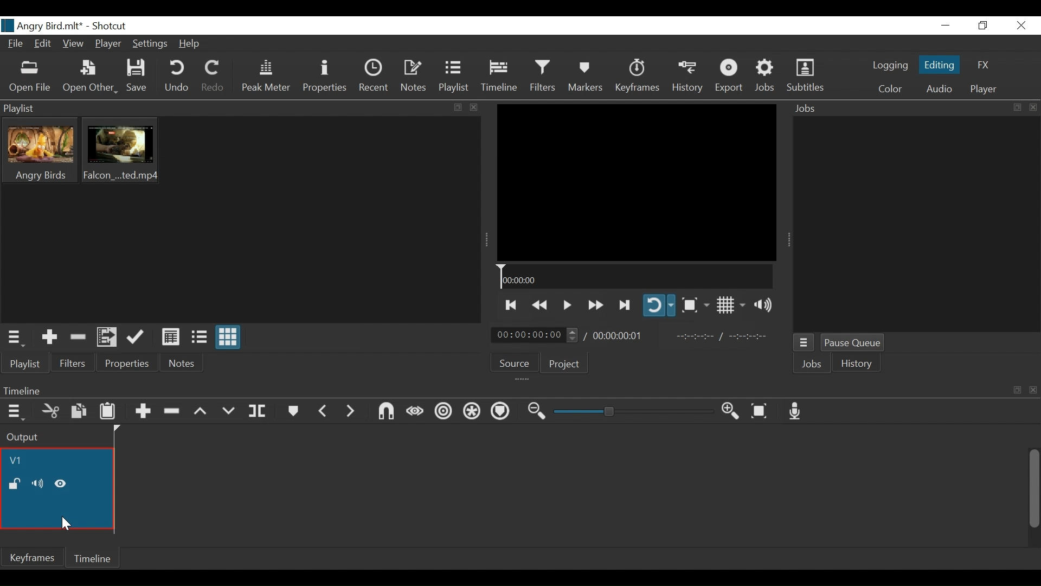  I want to click on Current position, so click(535, 335).